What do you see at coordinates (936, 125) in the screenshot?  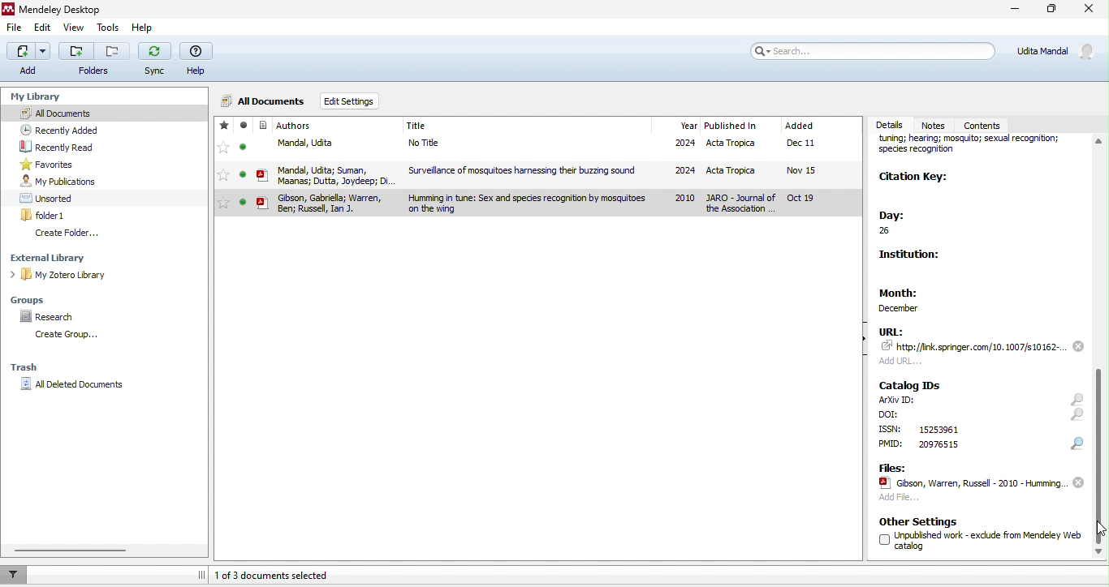 I see `notes` at bounding box center [936, 125].